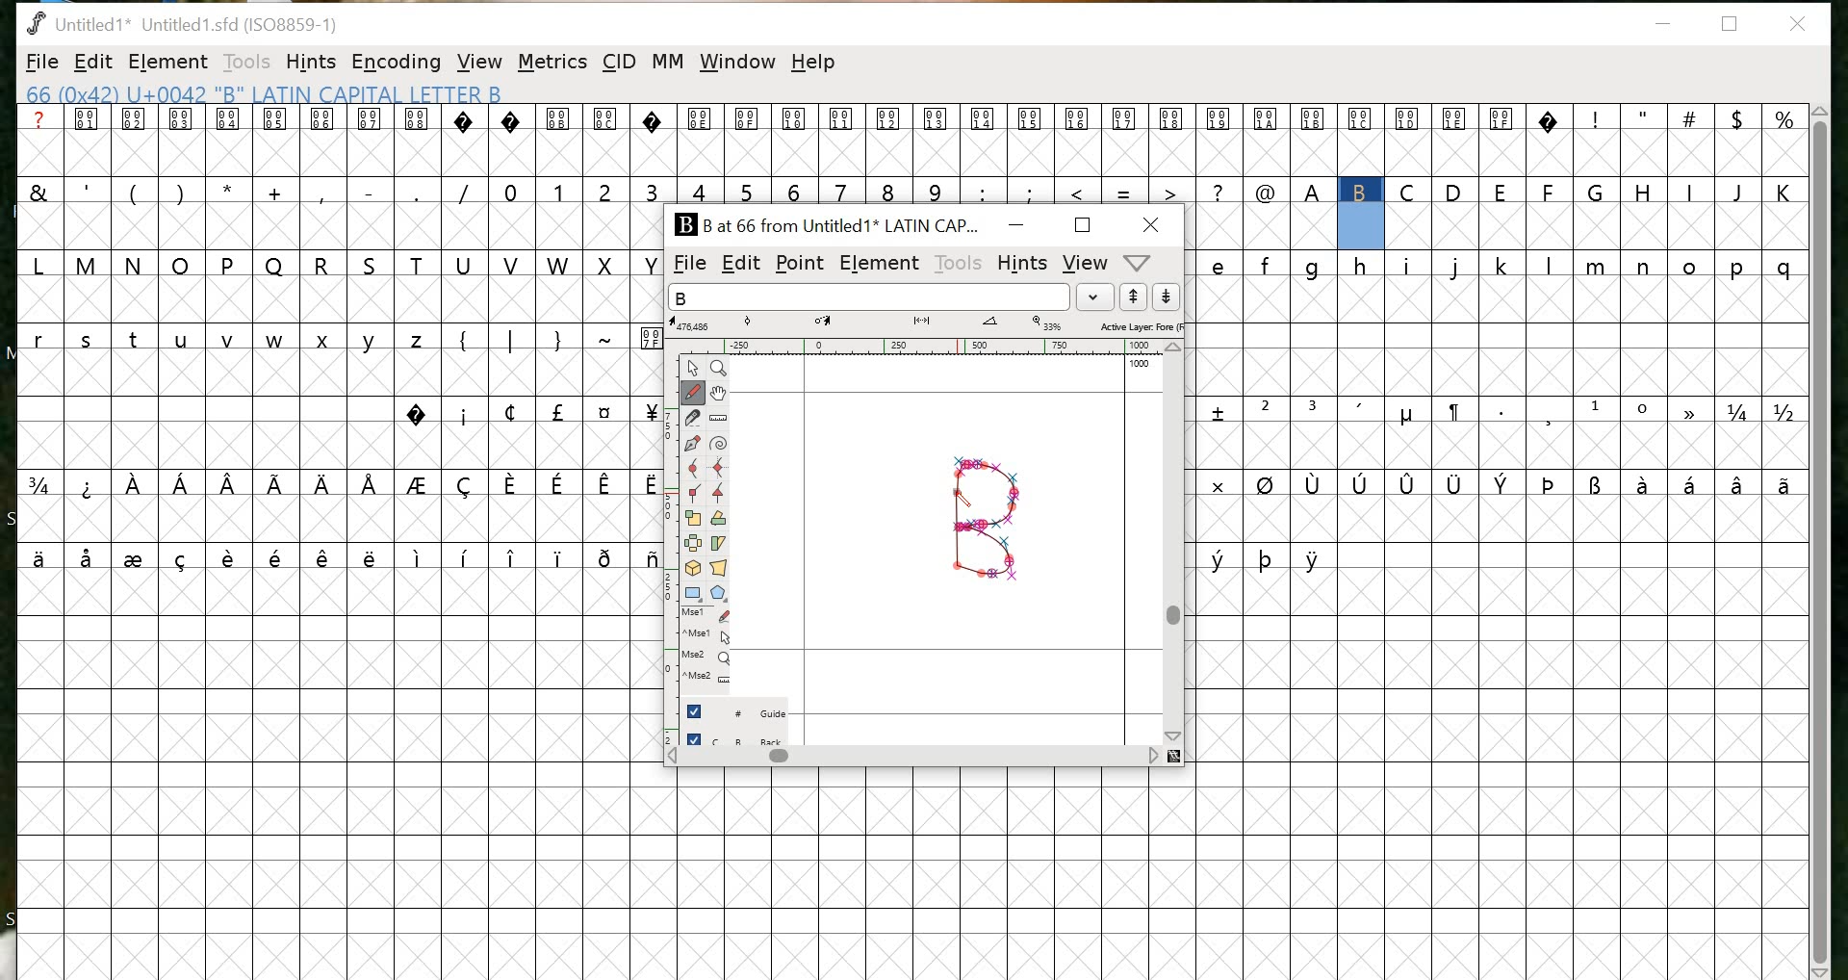  What do you see at coordinates (1086, 263) in the screenshot?
I see `VIEW` at bounding box center [1086, 263].